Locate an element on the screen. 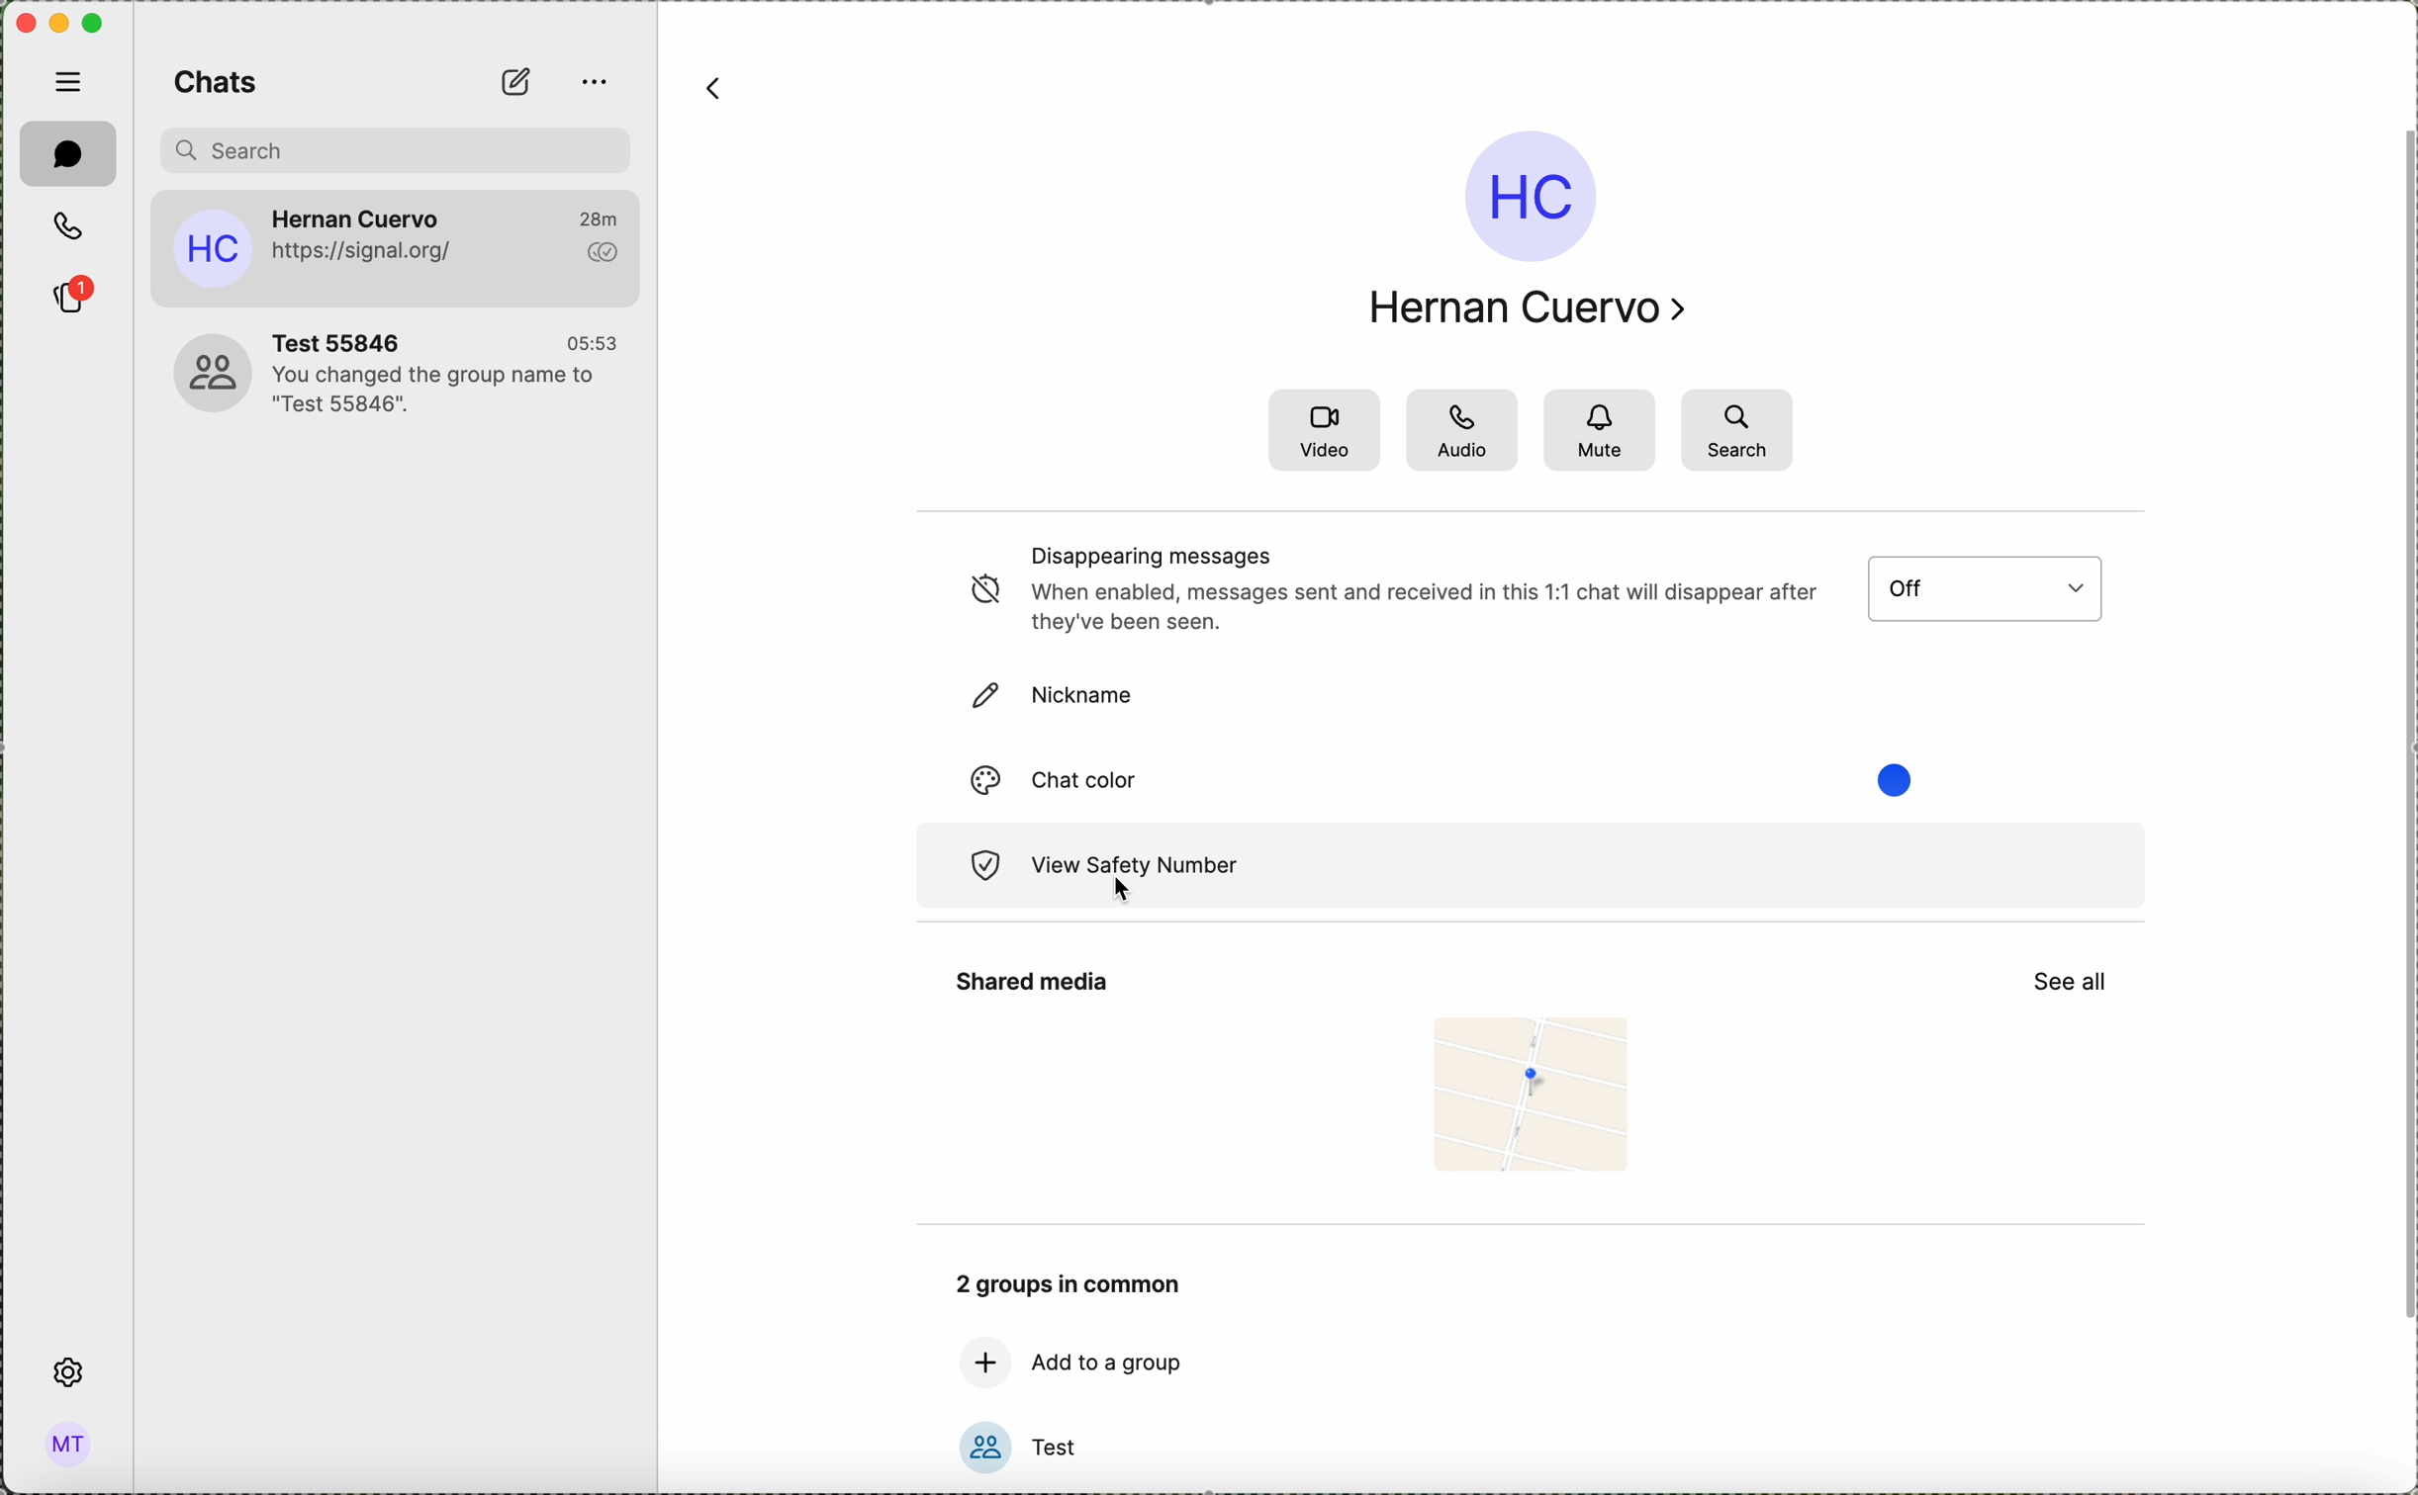 The image size is (2418, 1495). Test 55846 is located at coordinates (349, 336).